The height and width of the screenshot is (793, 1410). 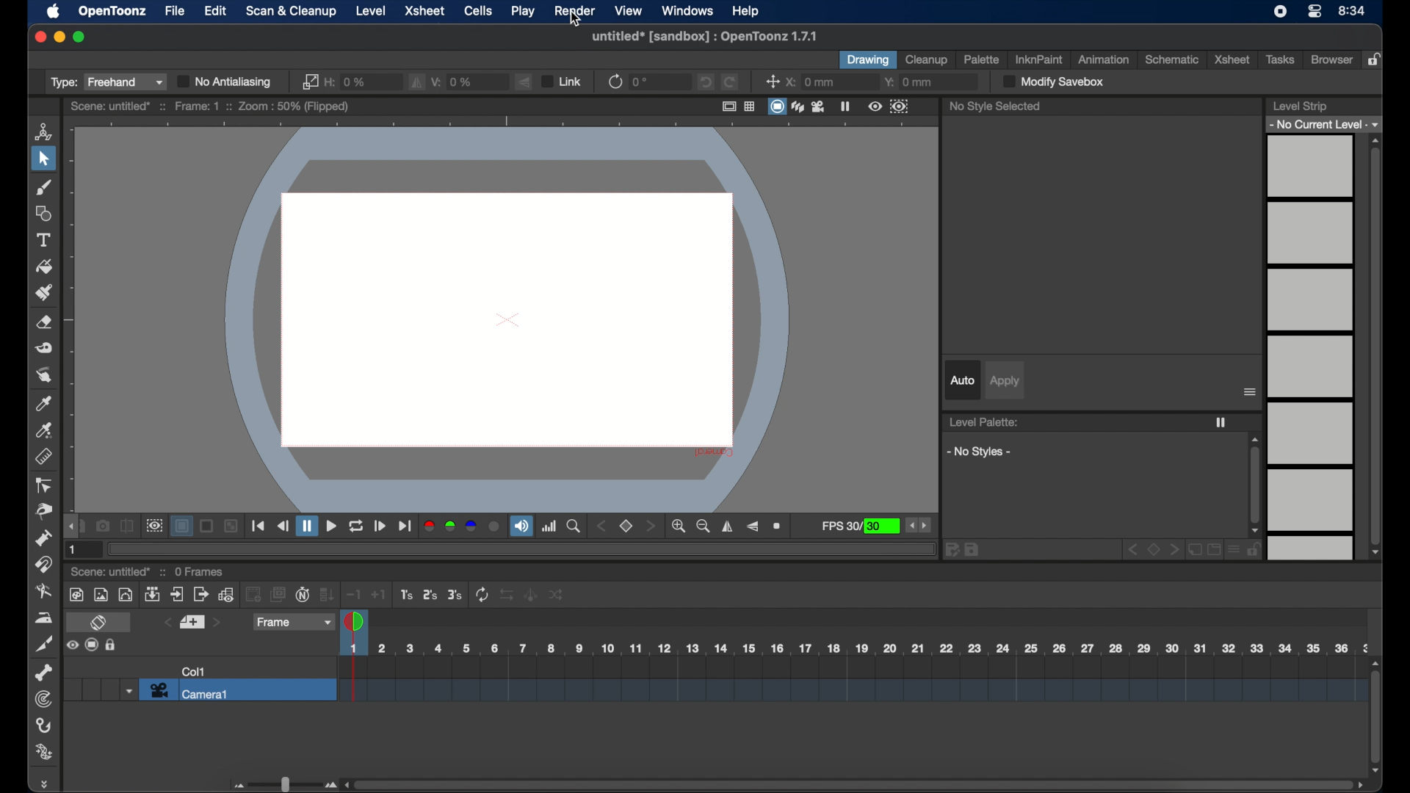 I want to click on modify save box, so click(x=1052, y=82).